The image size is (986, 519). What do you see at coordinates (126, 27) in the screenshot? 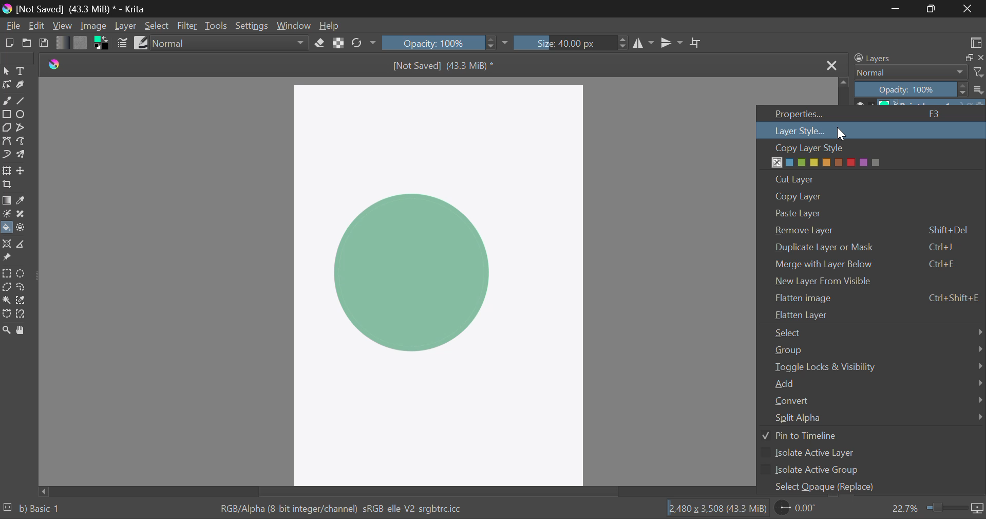
I see `Layer` at bounding box center [126, 27].